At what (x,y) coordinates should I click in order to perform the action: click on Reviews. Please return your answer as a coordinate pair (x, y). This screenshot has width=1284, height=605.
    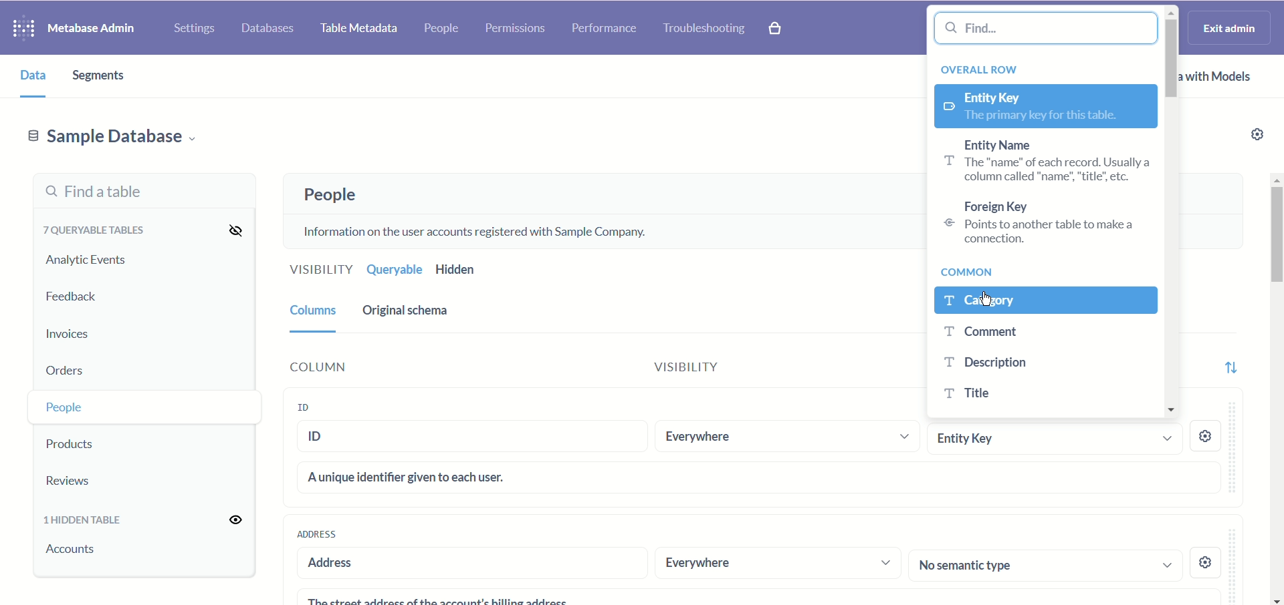
    Looking at the image, I should click on (90, 480).